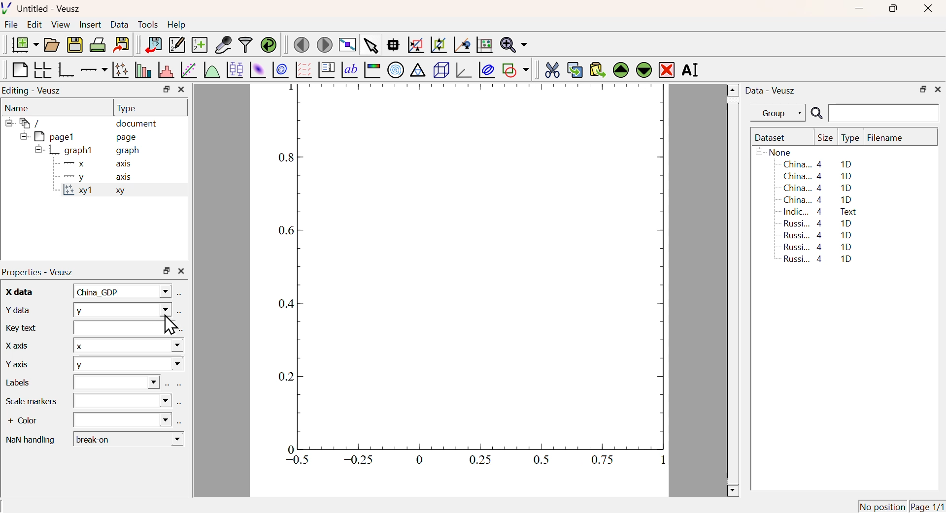 Image resolution: width=946 pixels, height=513 pixels. Describe the element at coordinates (181, 331) in the screenshot. I see `Select using dataset Browser` at that location.